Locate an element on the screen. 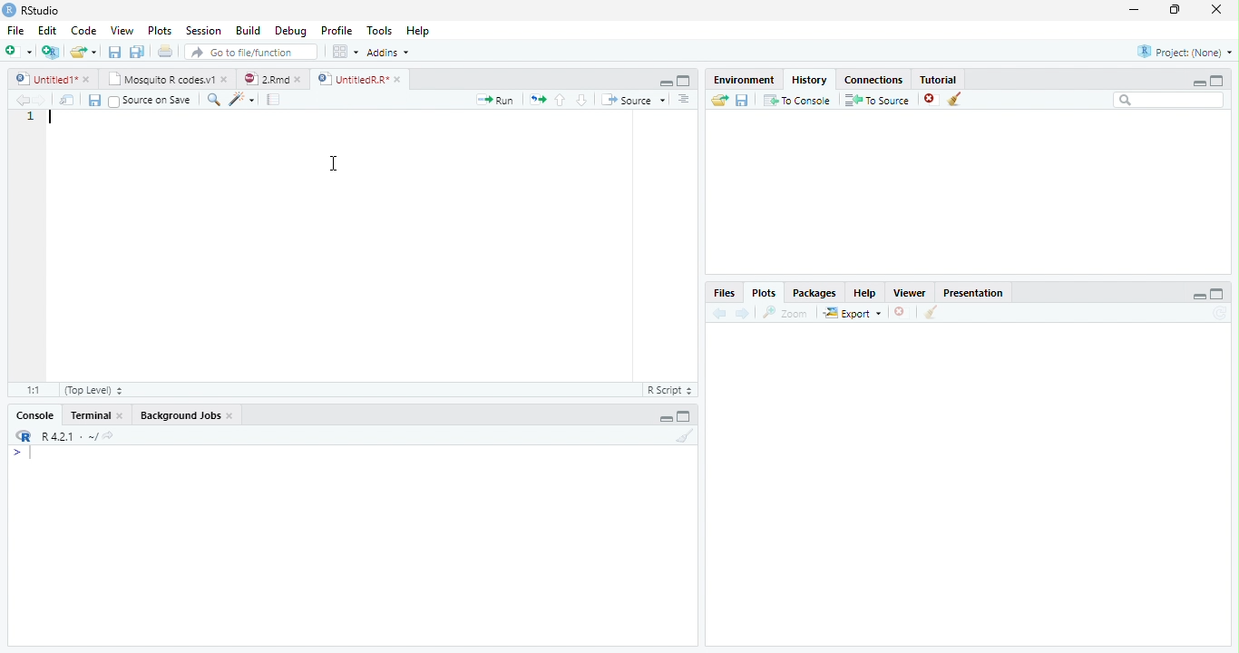 This screenshot has height=653, width=1239. close is located at coordinates (1217, 9).